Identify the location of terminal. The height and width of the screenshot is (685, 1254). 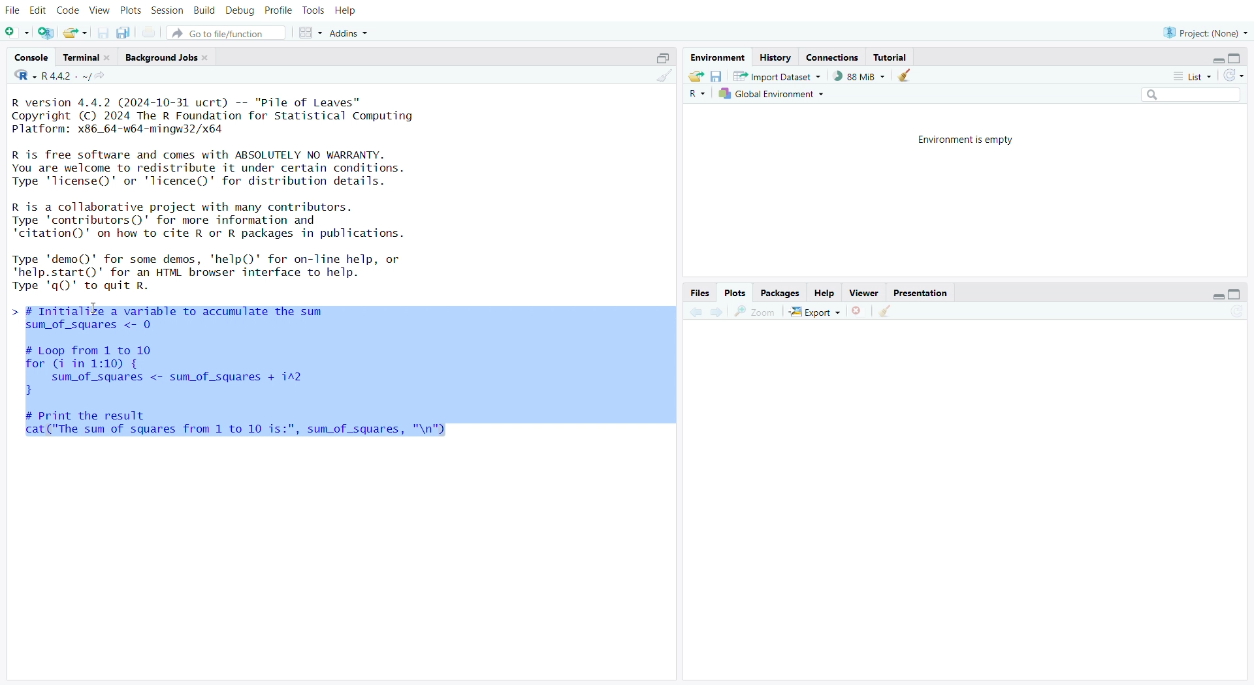
(87, 56).